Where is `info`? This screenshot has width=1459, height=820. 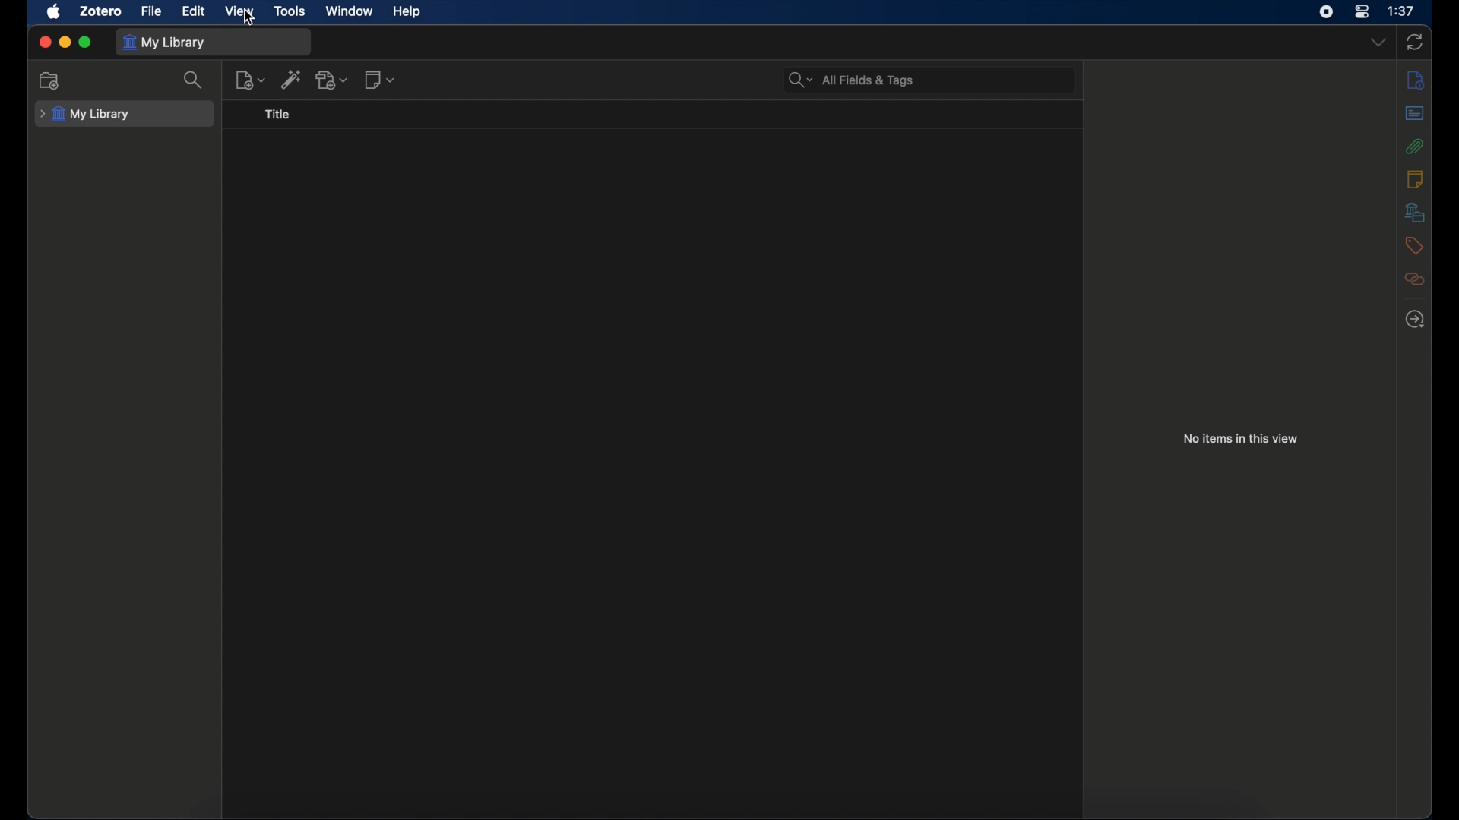
info is located at coordinates (1416, 79).